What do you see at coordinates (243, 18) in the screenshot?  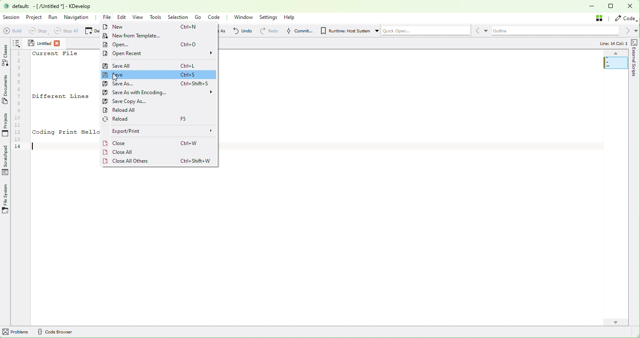 I see `Window` at bounding box center [243, 18].